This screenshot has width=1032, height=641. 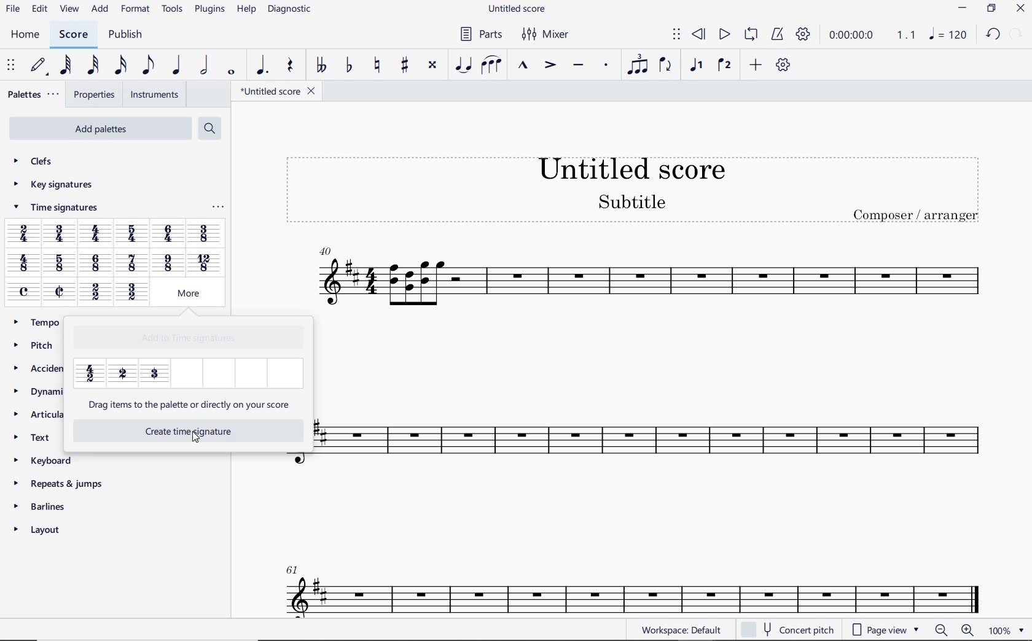 What do you see at coordinates (653, 371) in the screenshot?
I see `INSTRUMENT: TENOR SAXOPHONE` at bounding box center [653, 371].